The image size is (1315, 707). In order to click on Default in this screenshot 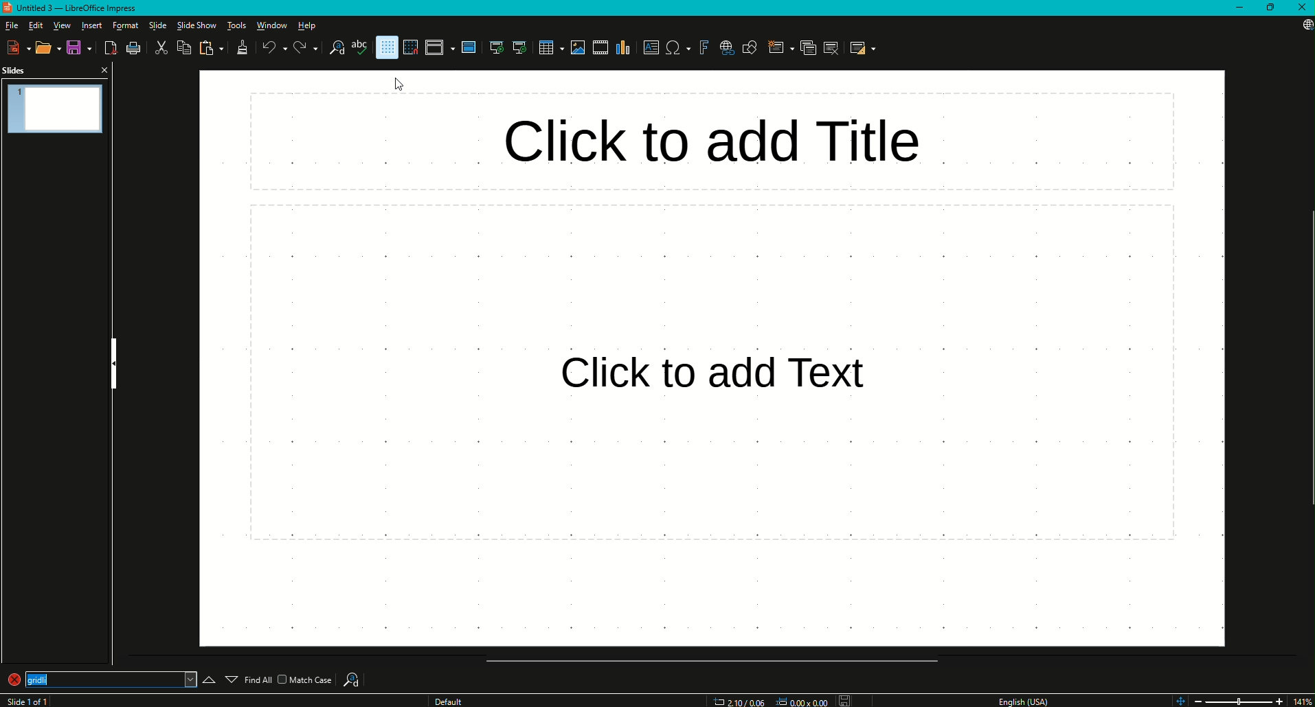, I will do `click(449, 700)`.